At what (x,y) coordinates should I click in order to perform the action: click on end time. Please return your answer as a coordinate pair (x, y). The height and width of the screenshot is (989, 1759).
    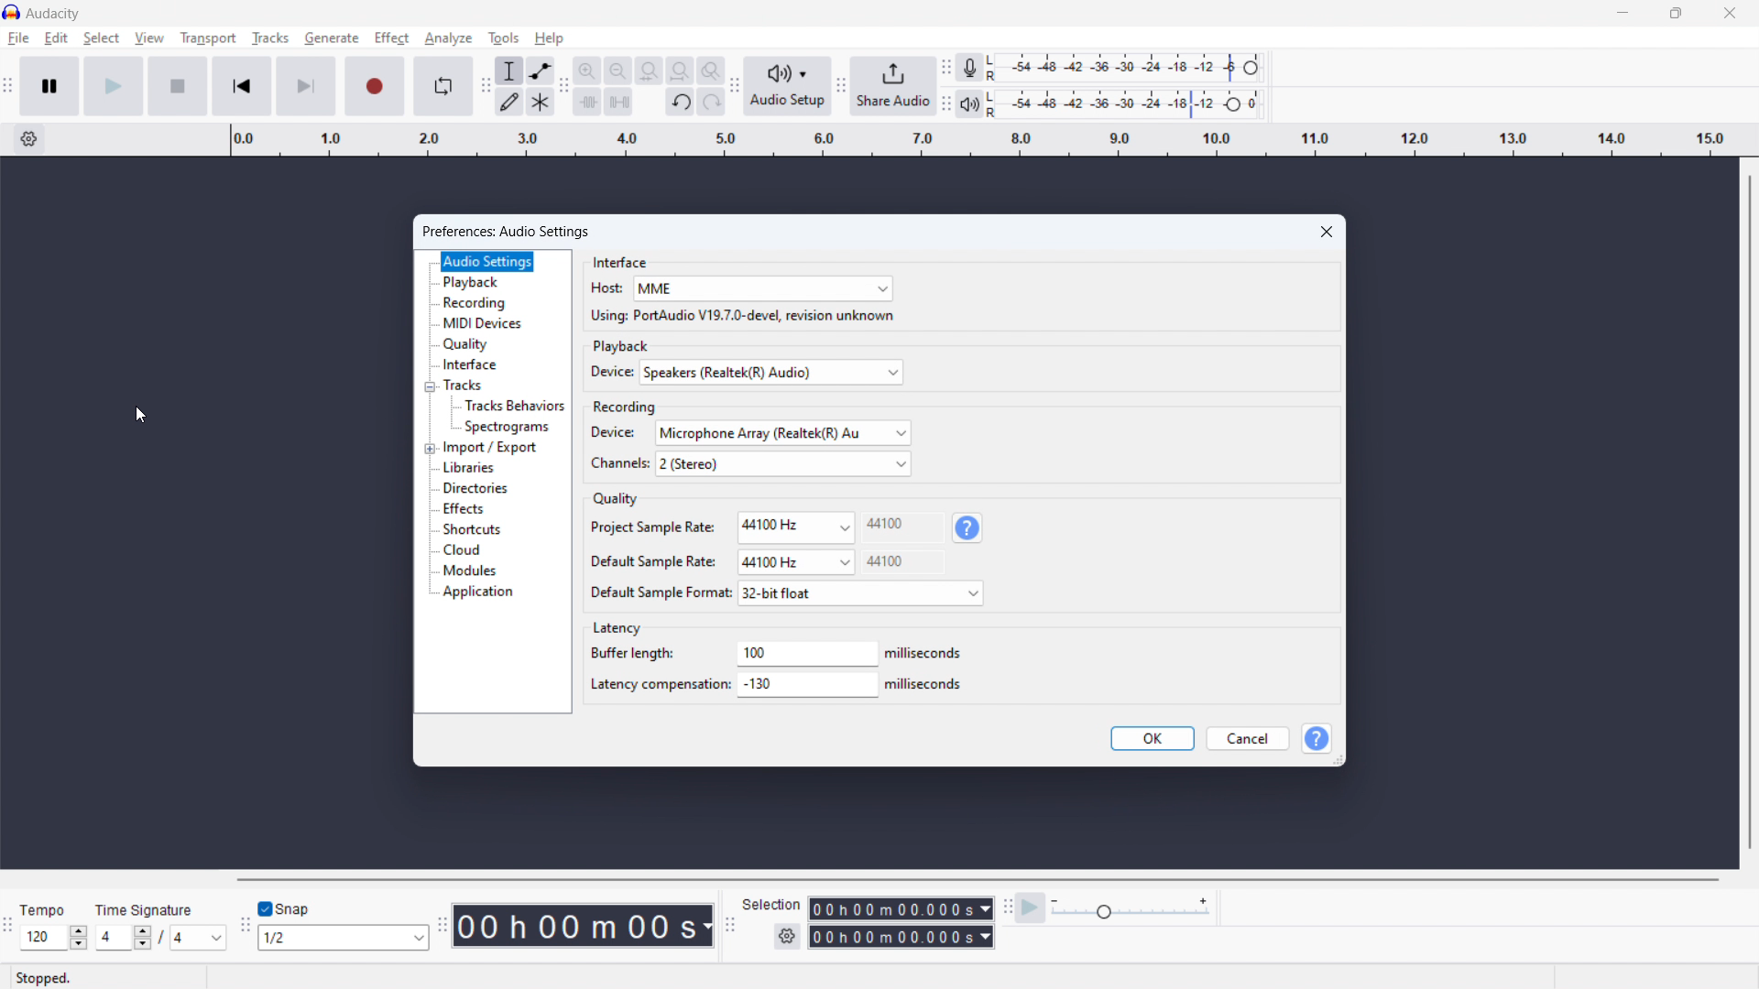
    Looking at the image, I should click on (901, 938).